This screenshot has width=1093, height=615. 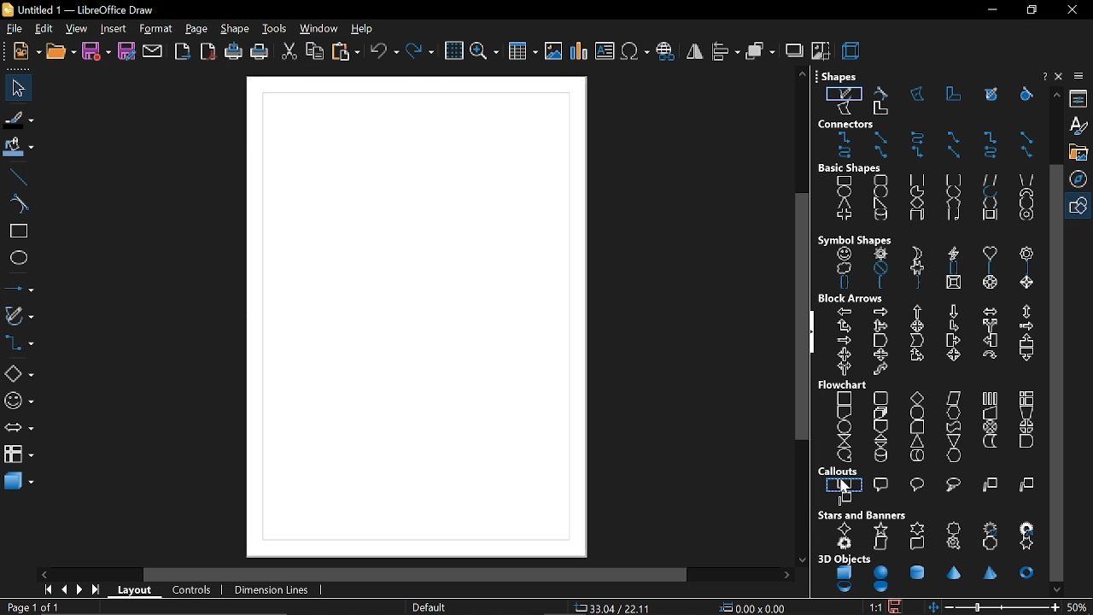 I want to click on parallelogram, so click(x=991, y=179).